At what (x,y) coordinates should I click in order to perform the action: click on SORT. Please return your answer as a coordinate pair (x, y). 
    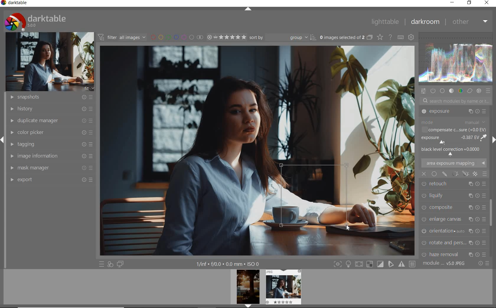
    Looking at the image, I should click on (282, 38).